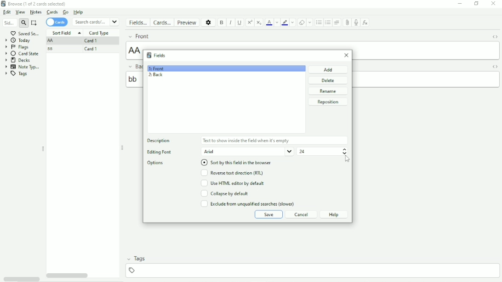 The height and width of the screenshot is (282, 502). Describe the element at coordinates (292, 23) in the screenshot. I see `Change color` at that location.